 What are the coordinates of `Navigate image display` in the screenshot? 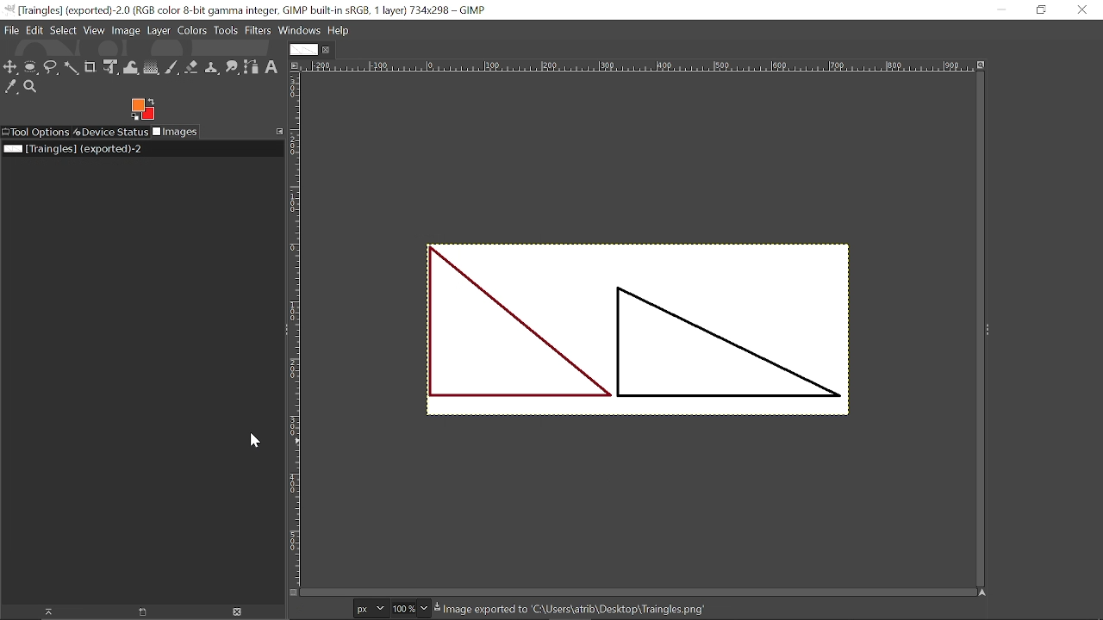 It's located at (981, 592).